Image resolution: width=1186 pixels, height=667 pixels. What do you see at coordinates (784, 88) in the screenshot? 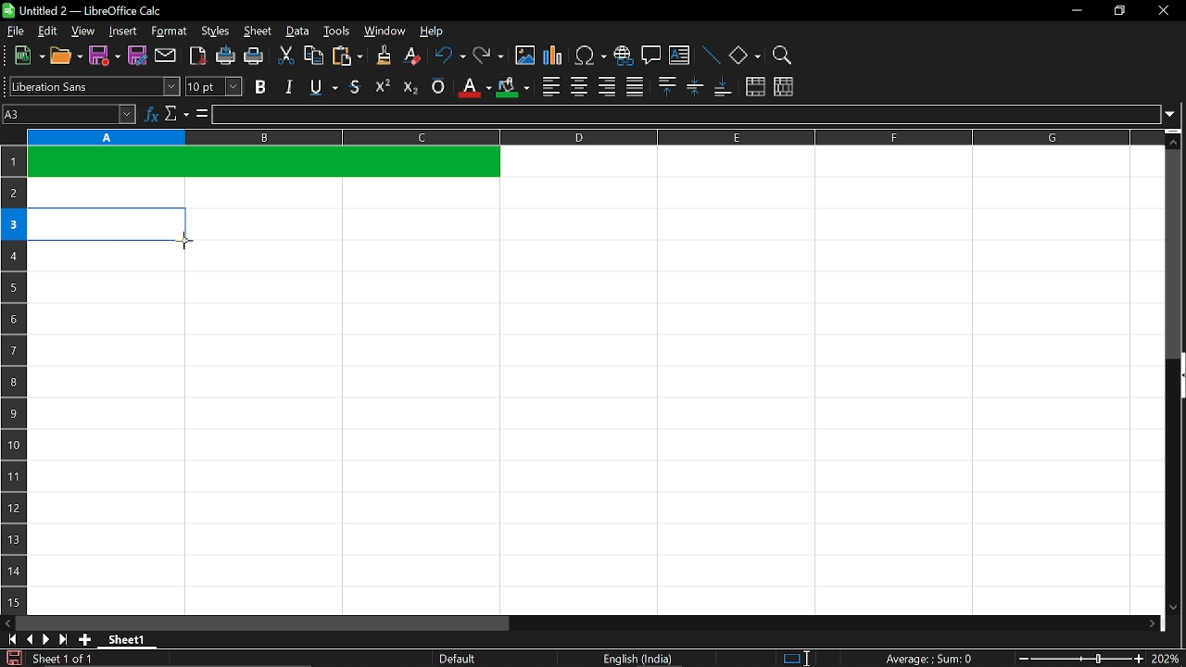
I see `unmerge cells` at bounding box center [784, 88].